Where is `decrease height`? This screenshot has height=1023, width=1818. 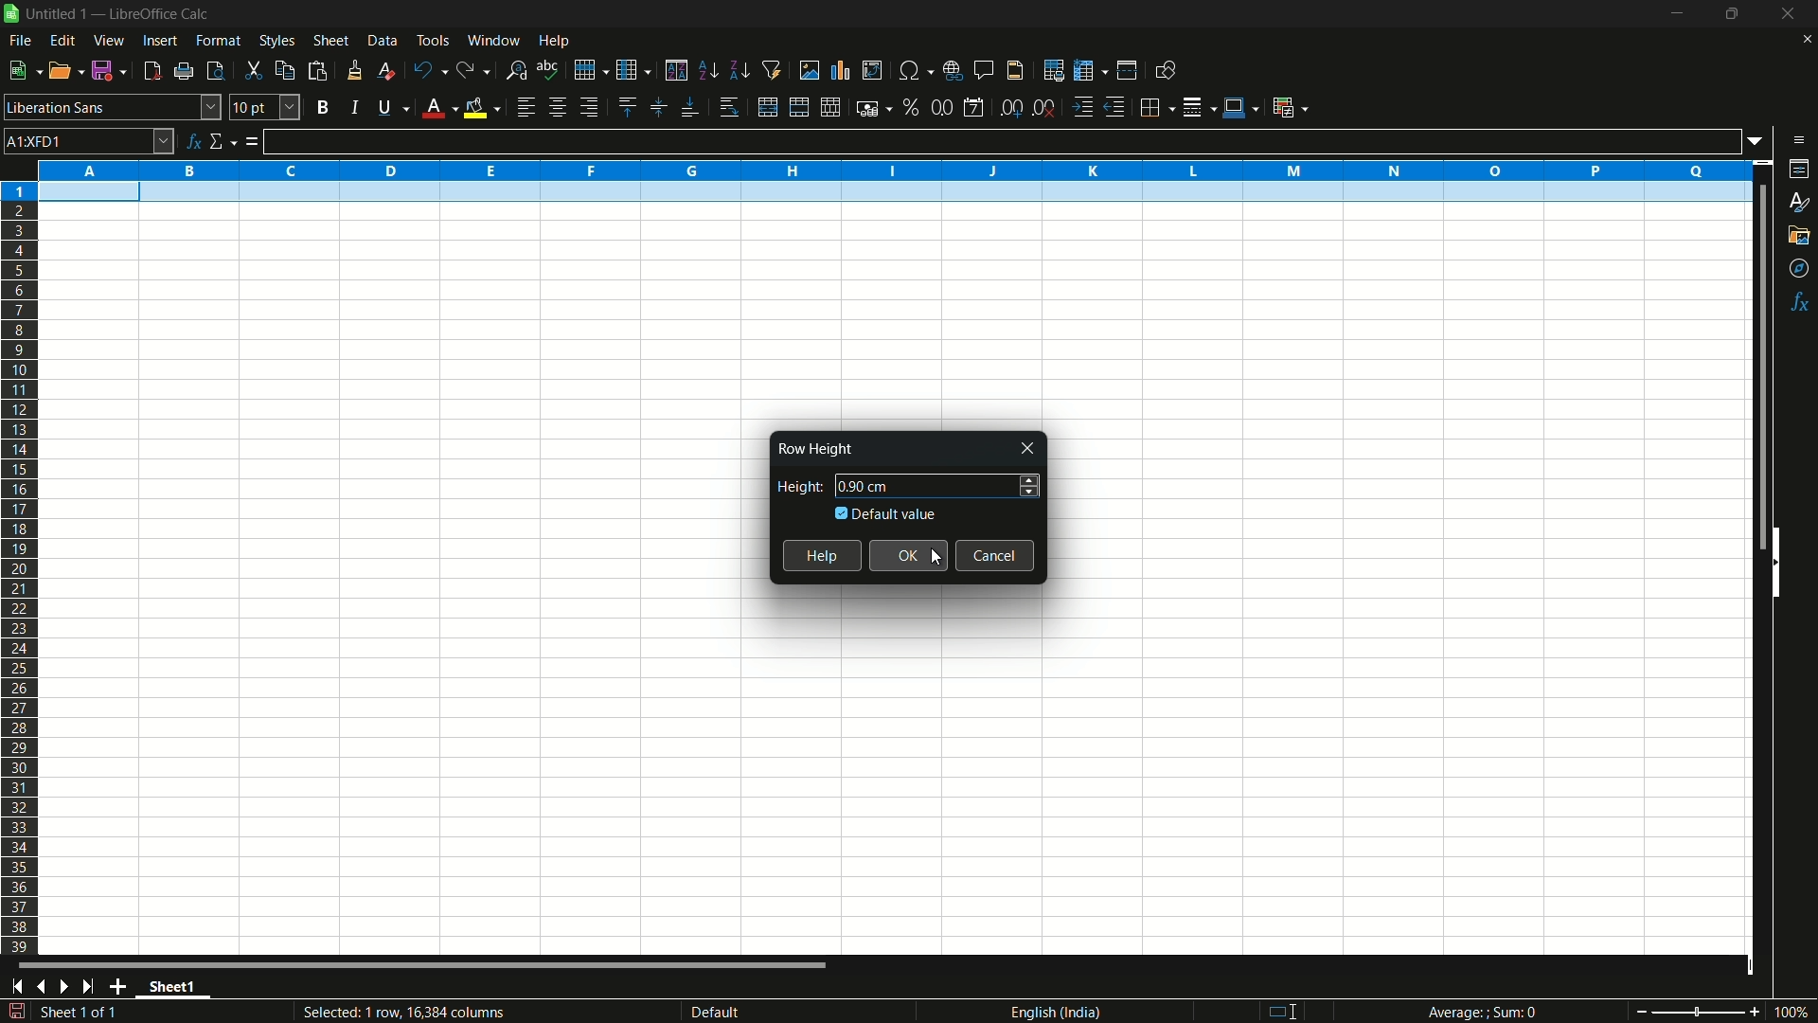
decrease height is located at coordinates (1029, 494).